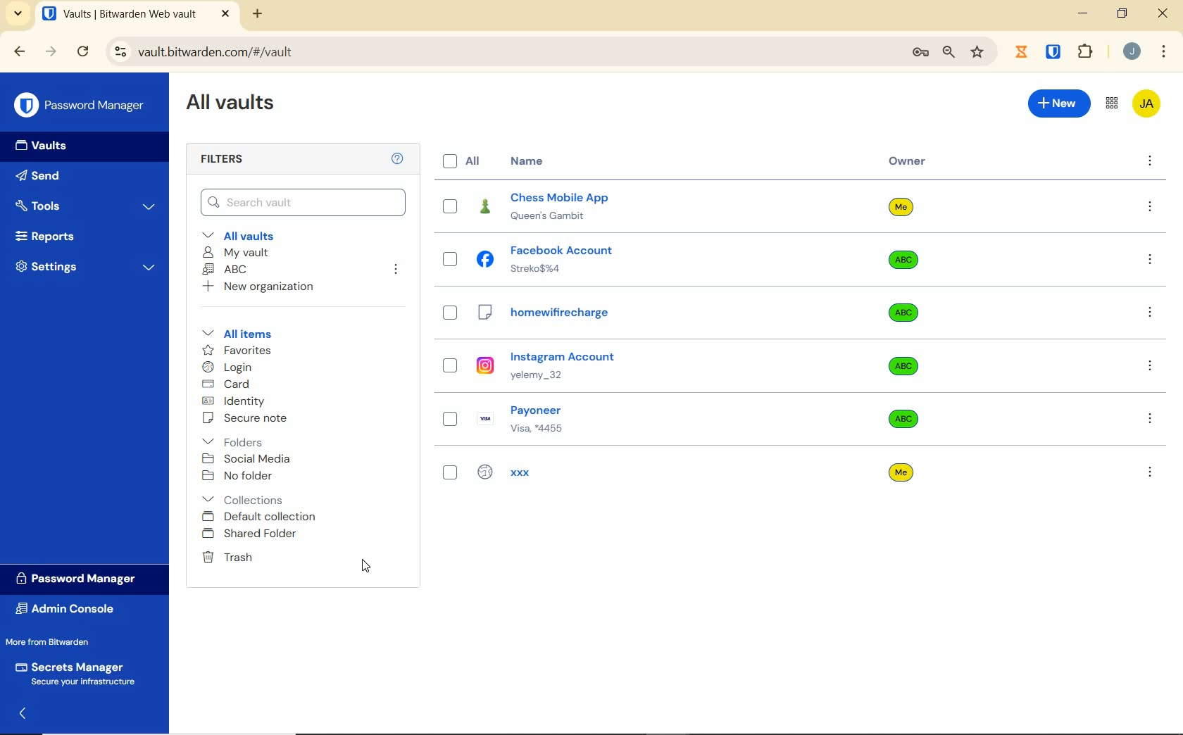  I want to click on login, so click(235, 367).